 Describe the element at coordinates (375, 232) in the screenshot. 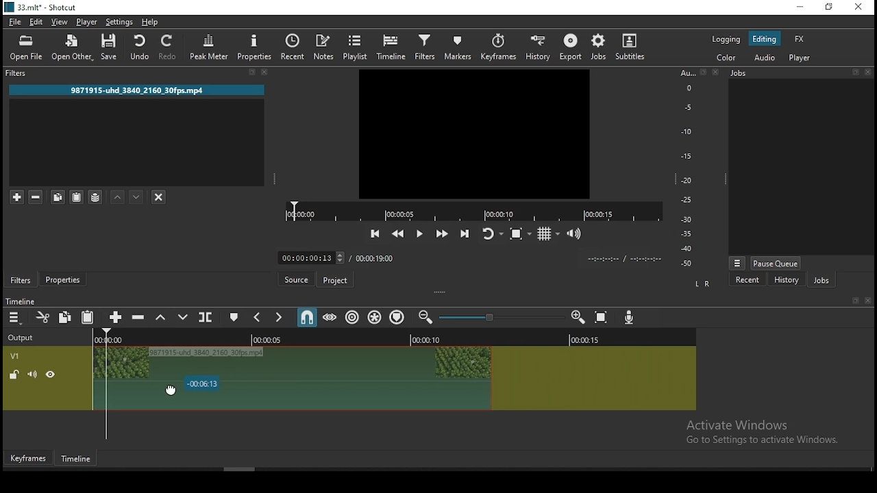

I see `skip to previous point` at that location.